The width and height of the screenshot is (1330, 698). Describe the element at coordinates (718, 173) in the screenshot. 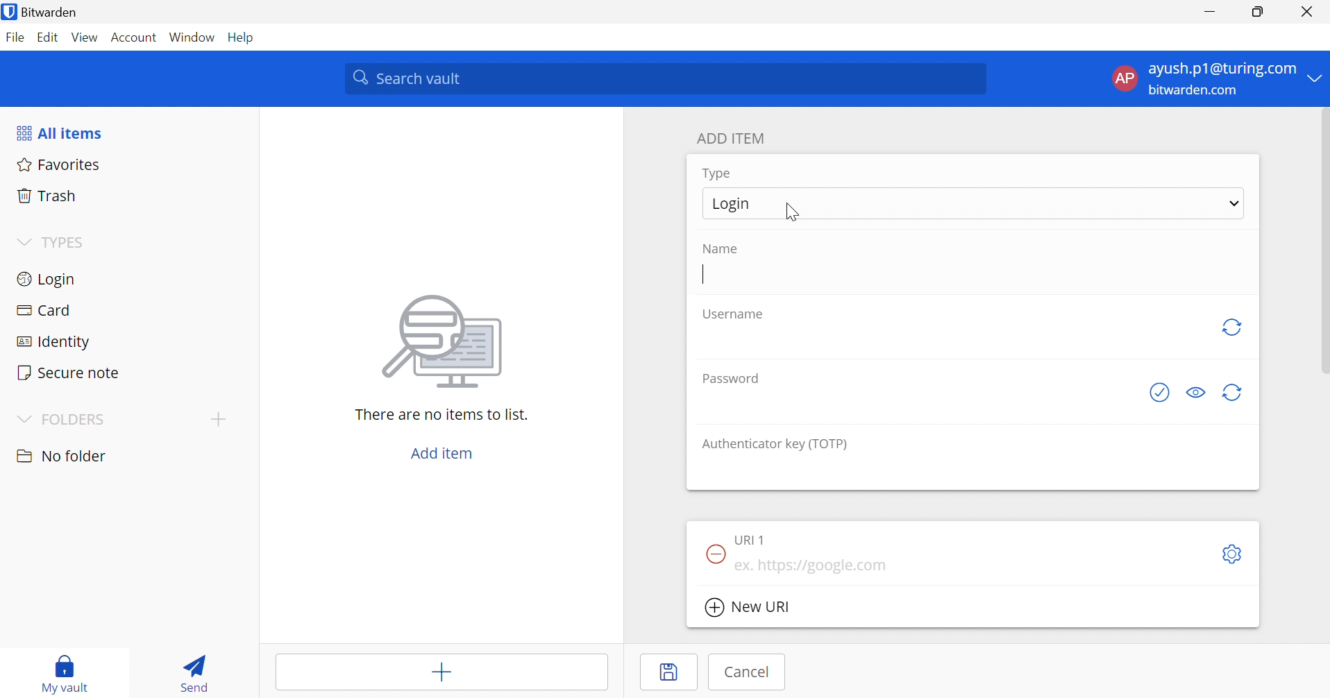

I see `Type` at that location.